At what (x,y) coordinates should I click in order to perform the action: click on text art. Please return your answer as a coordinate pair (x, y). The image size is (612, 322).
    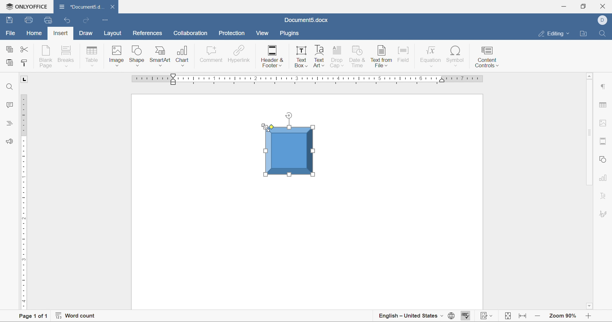
    Looking at the image, I should click on (318, 56).